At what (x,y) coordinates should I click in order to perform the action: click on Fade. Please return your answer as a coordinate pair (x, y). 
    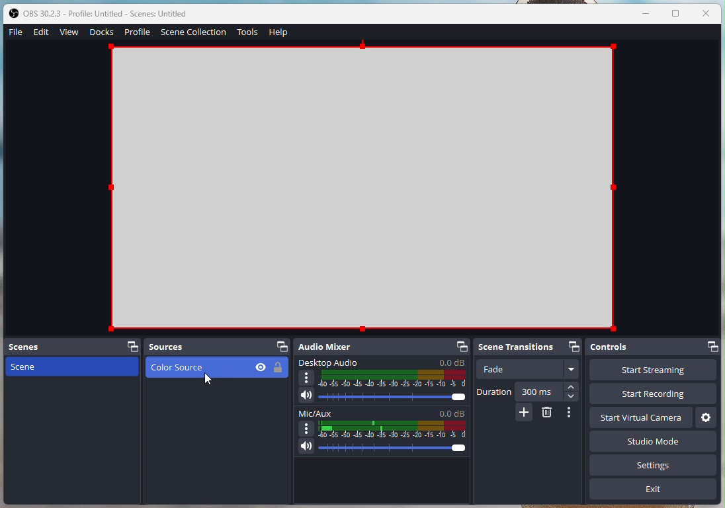
    Looking at the image, I should click on (528, 370).